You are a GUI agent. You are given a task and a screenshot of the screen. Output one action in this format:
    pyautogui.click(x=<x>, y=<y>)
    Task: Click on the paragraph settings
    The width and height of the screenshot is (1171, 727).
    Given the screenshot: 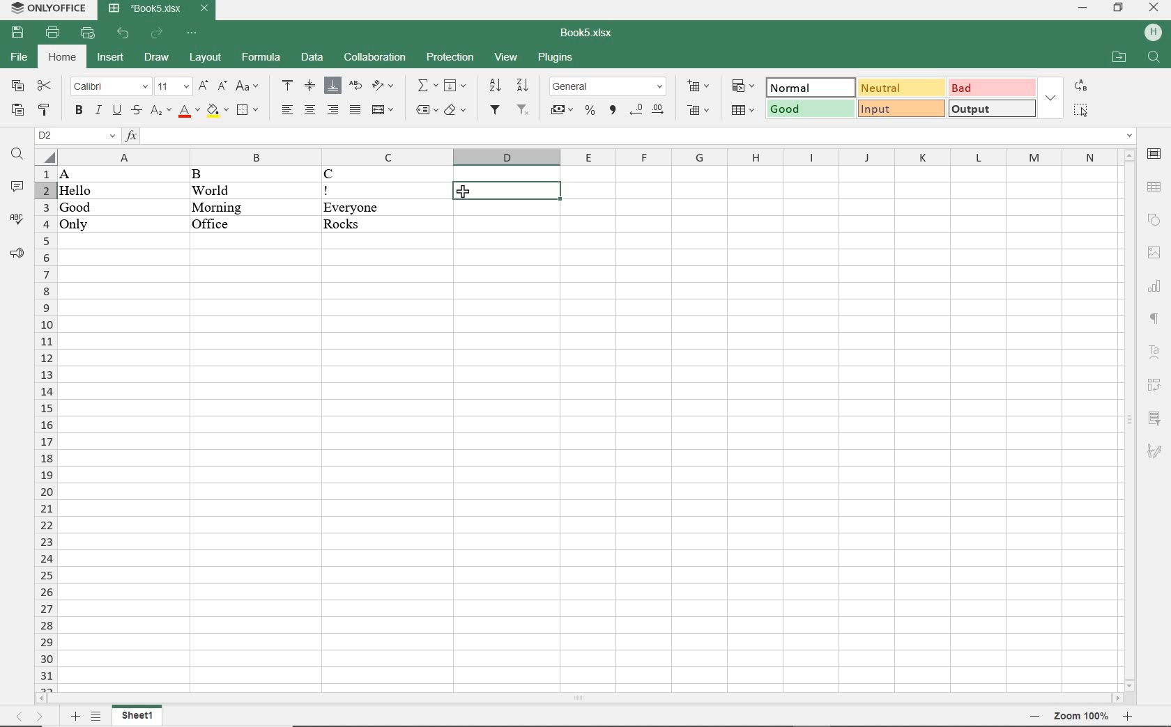 What is the action you would take?
    pyautogui.click(x=1155, y=319)
    